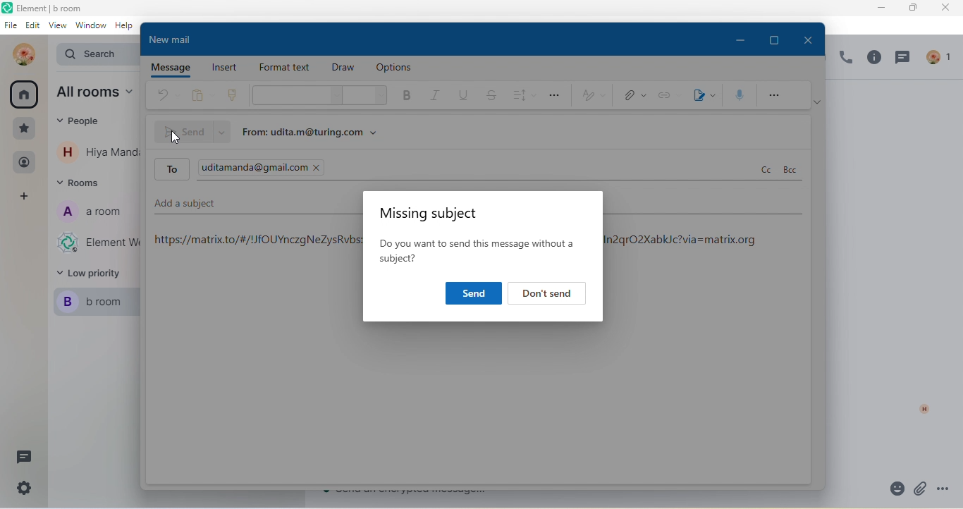  I want to click on missing subject, so click(429, 215).